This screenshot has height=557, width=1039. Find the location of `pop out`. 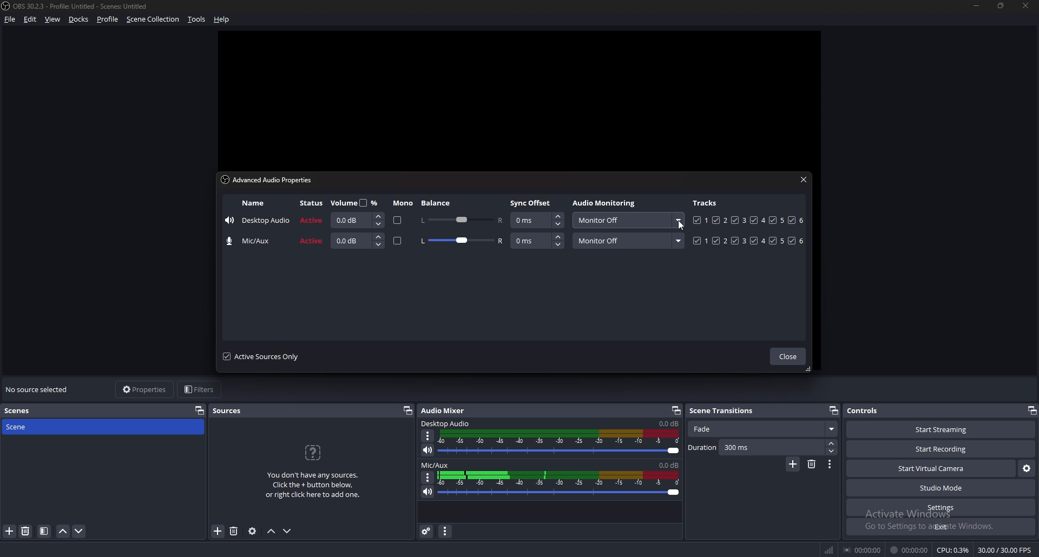

pop out is located at coordinates (833, 410).